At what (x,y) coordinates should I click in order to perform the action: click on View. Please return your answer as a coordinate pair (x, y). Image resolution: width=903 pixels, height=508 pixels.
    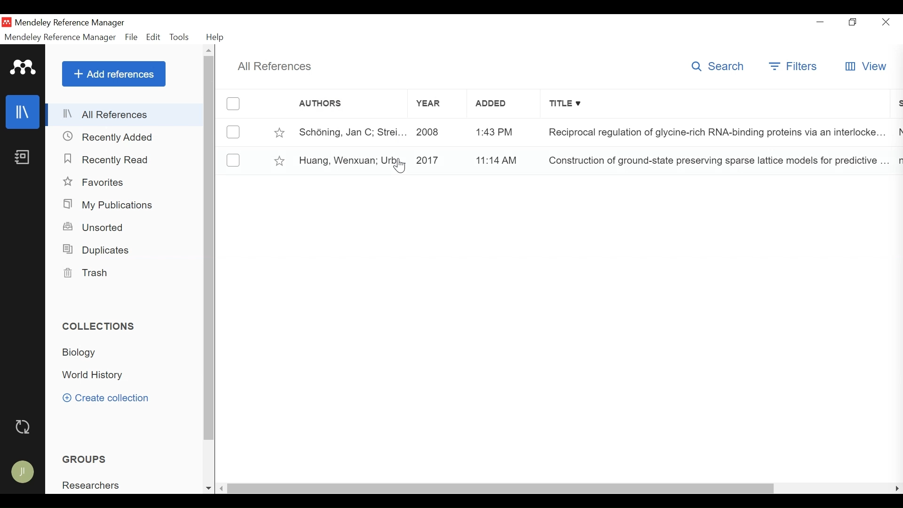
    Looking at the image, I should click on (866, 66).